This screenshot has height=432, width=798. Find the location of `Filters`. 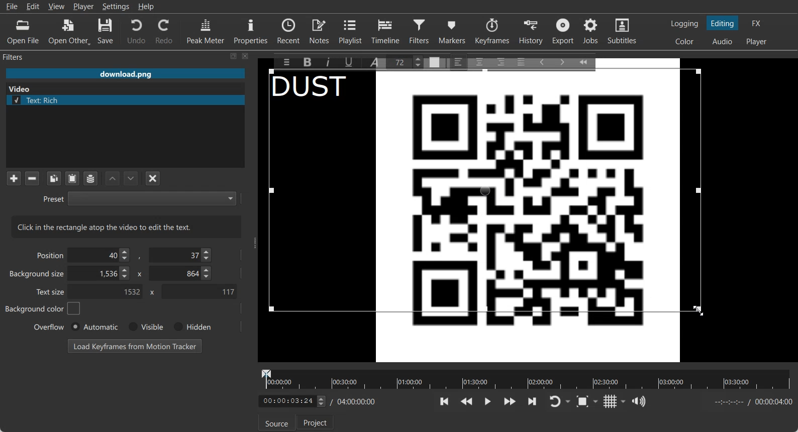

Filters is located at coordinates (23, 56).